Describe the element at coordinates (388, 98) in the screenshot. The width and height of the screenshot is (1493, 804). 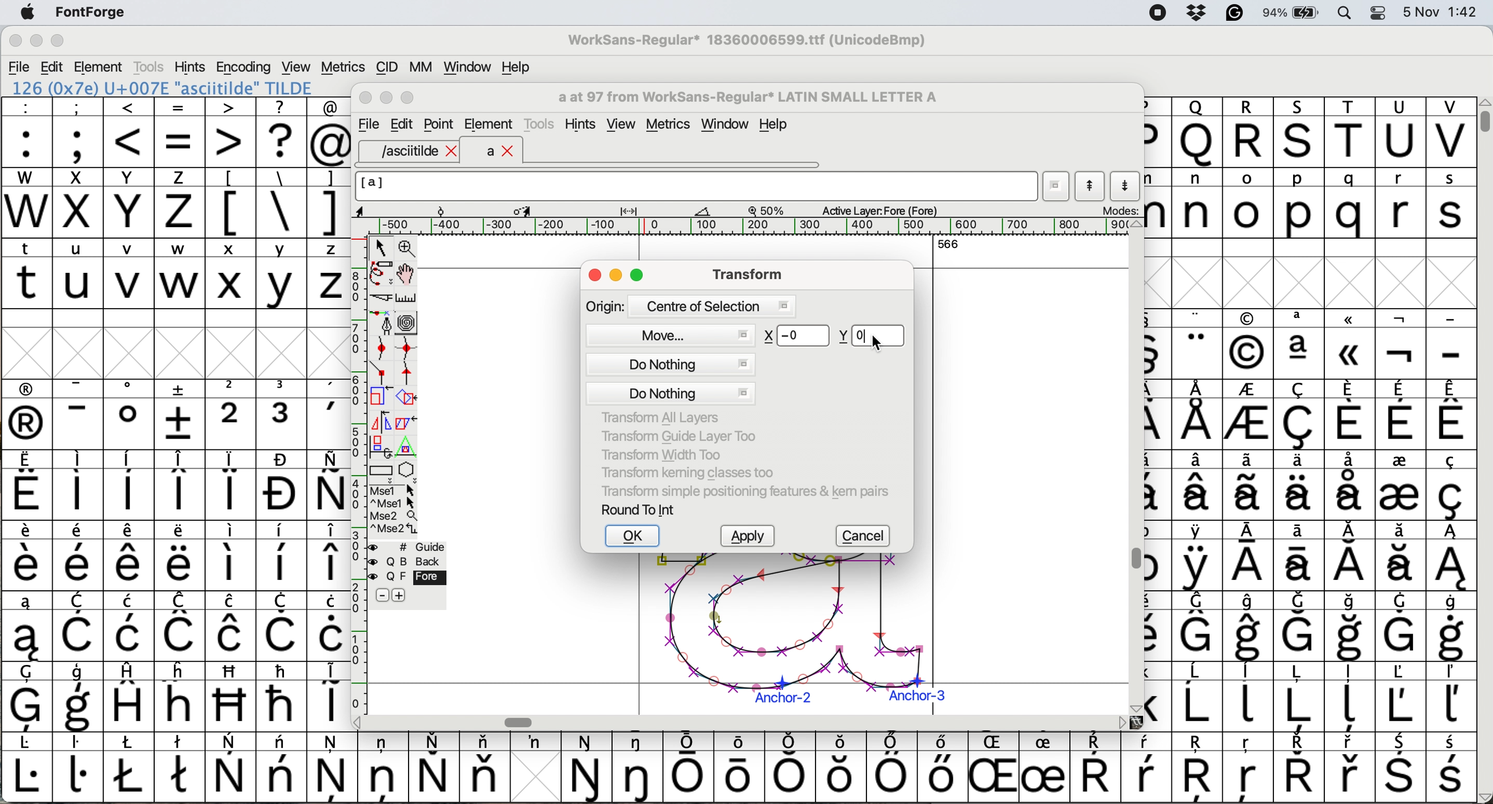
I see `Minimise` at that location.